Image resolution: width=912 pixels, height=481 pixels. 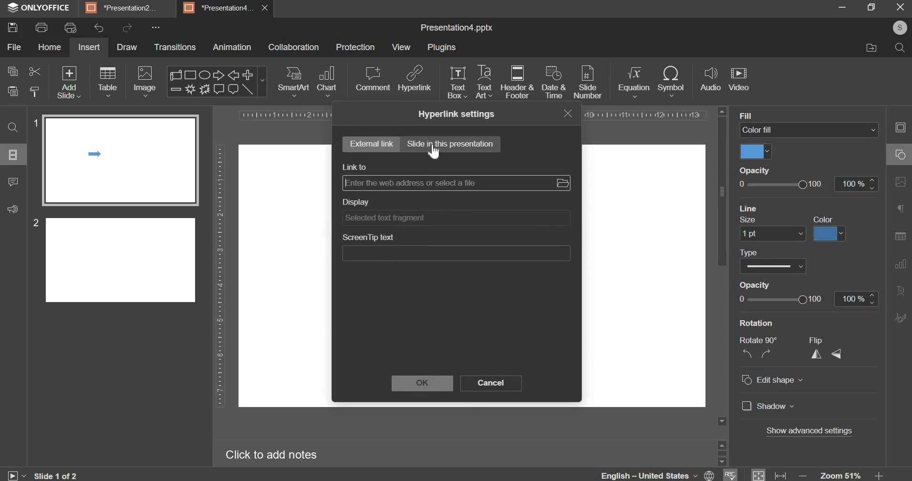 What do you see at coordinates (456, 218) in the screenshot?
I see `display` at bounding box center [456, 218].